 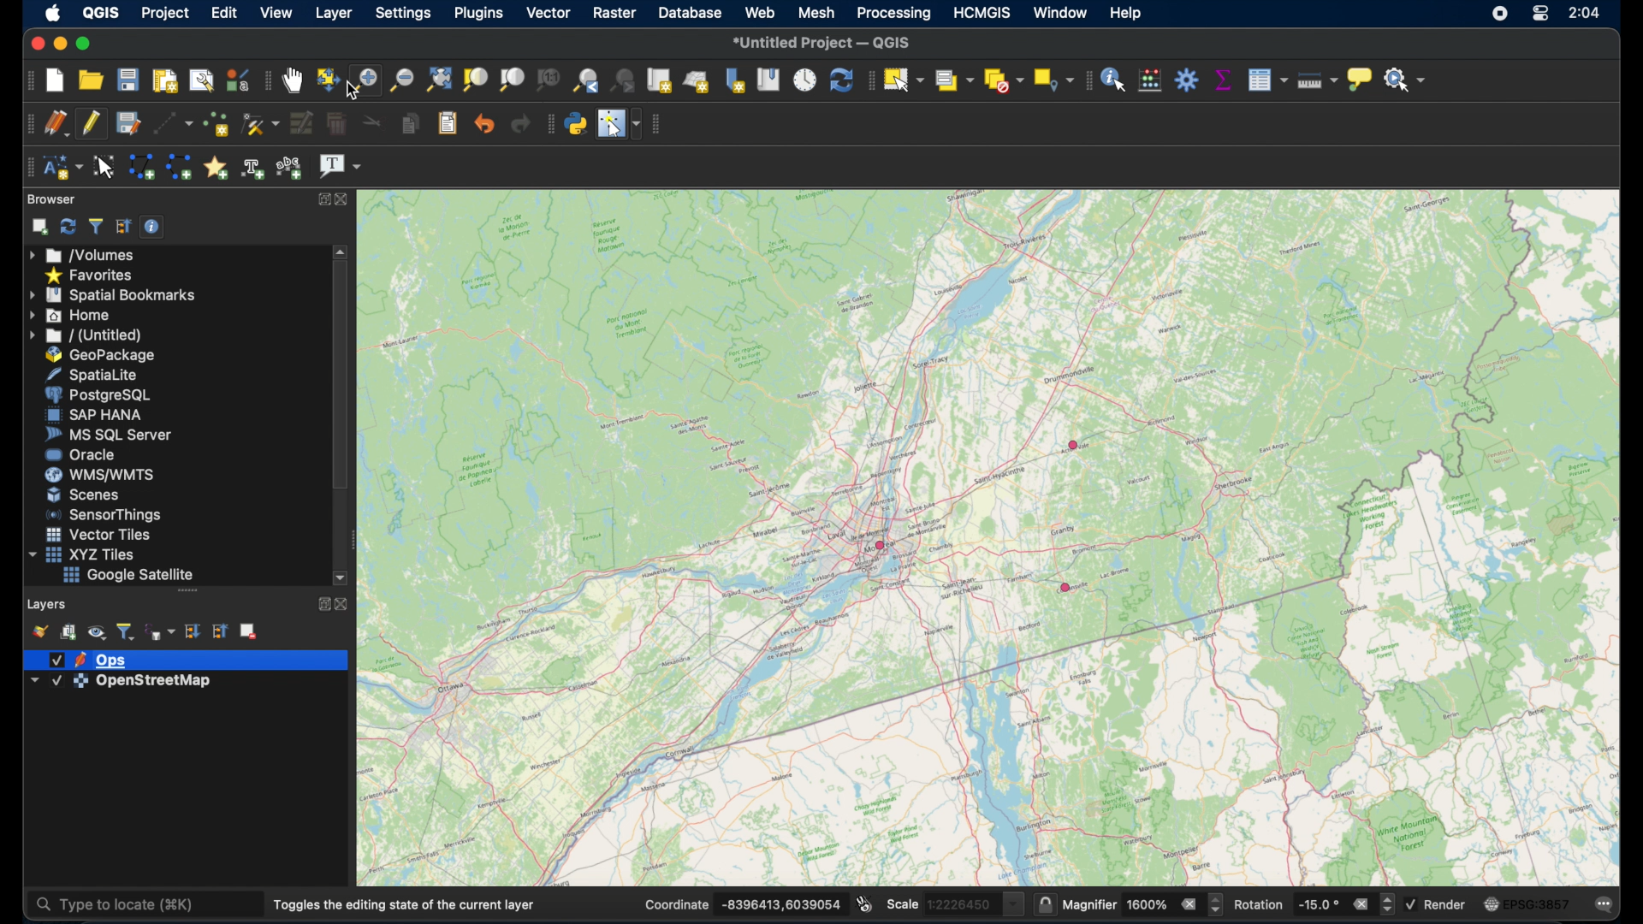 I want to click on favorites, so click(x=92, y=275).